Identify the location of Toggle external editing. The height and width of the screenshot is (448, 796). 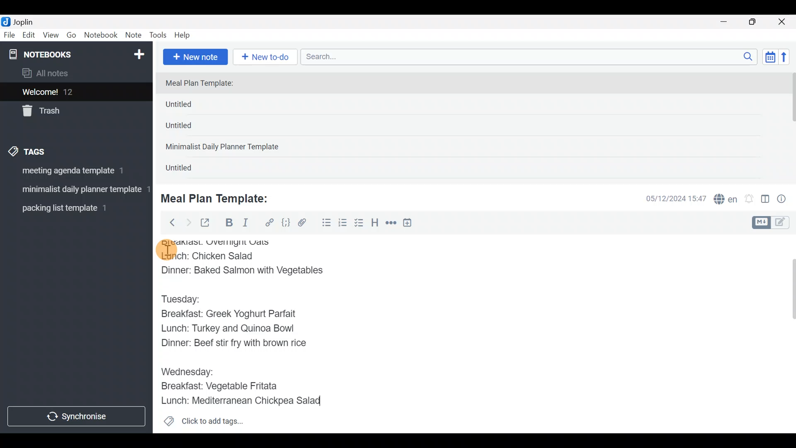
(208, 223).